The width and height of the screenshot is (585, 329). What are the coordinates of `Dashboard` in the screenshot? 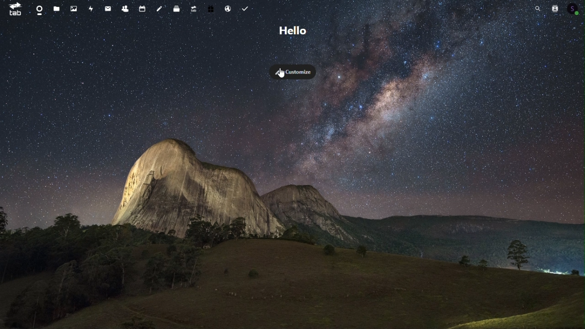 It's located at (38, 10).